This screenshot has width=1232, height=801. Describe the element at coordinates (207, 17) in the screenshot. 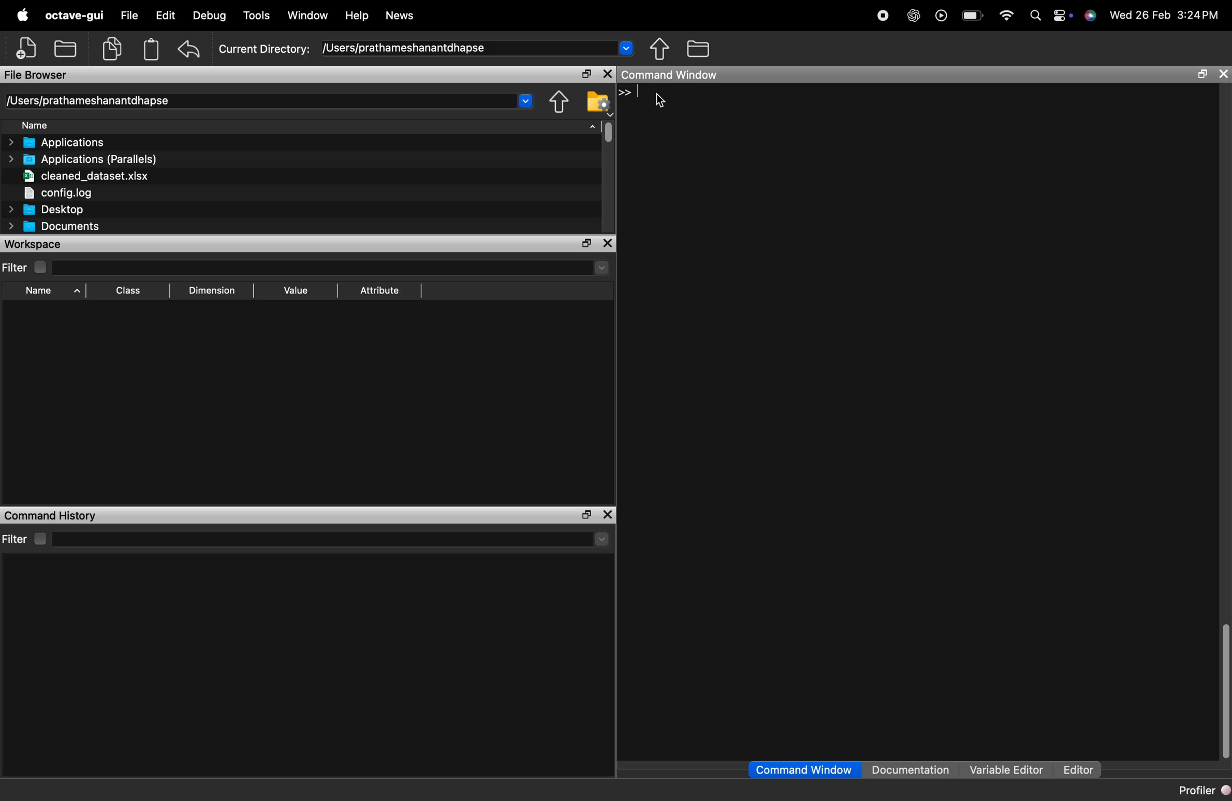

I see `Debug` at that location.